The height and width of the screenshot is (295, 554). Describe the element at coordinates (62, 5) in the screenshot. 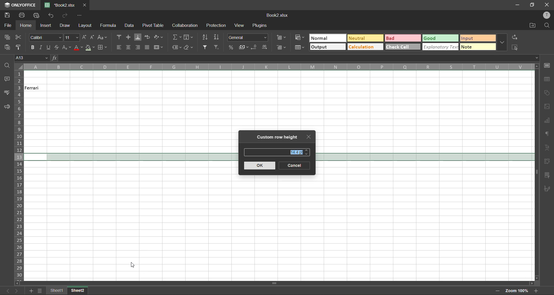

I see `filename` at that location.